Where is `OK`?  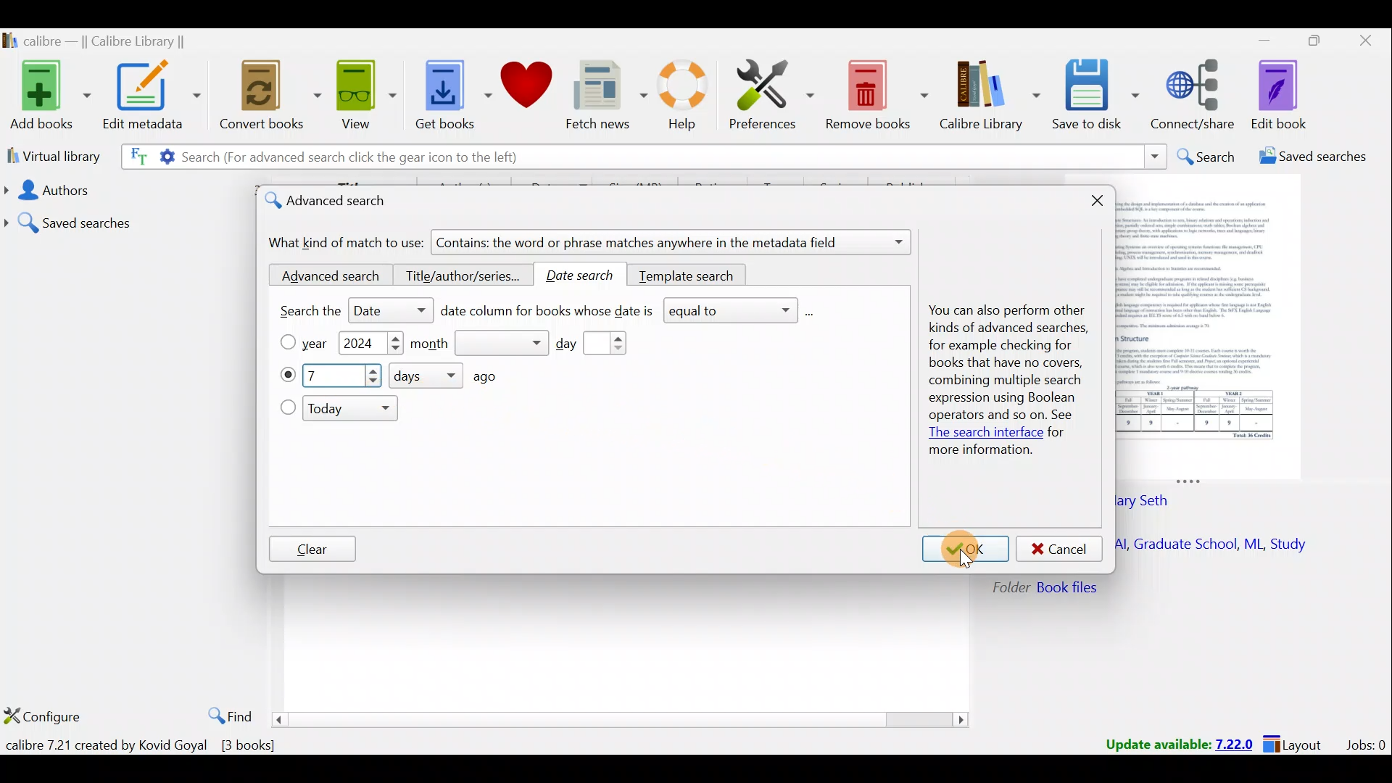 OK is located at coordinates (966, 550).